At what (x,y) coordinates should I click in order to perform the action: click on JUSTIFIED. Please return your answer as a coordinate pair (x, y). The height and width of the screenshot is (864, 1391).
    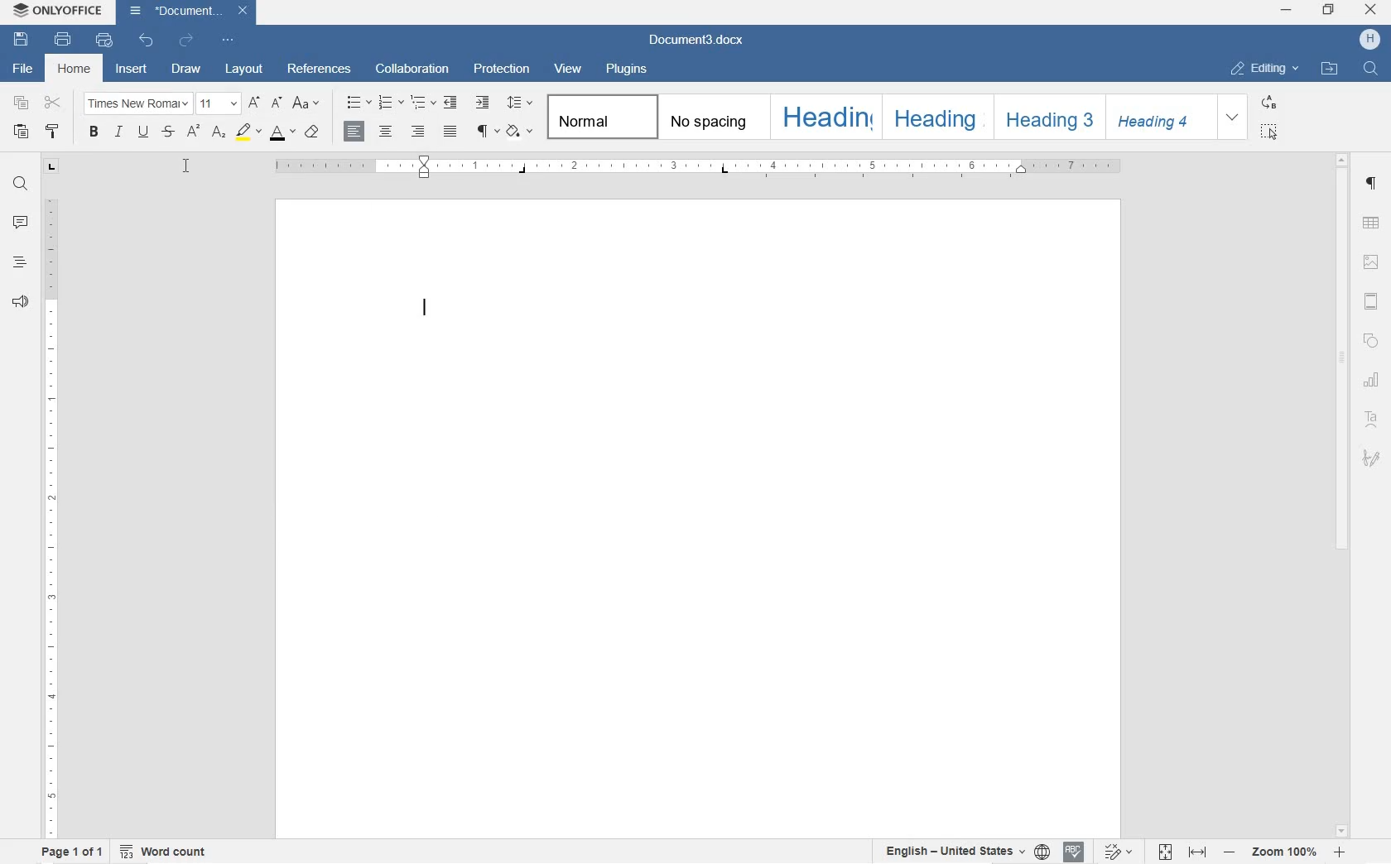
    Looking at the image, I should click on (450, 131).